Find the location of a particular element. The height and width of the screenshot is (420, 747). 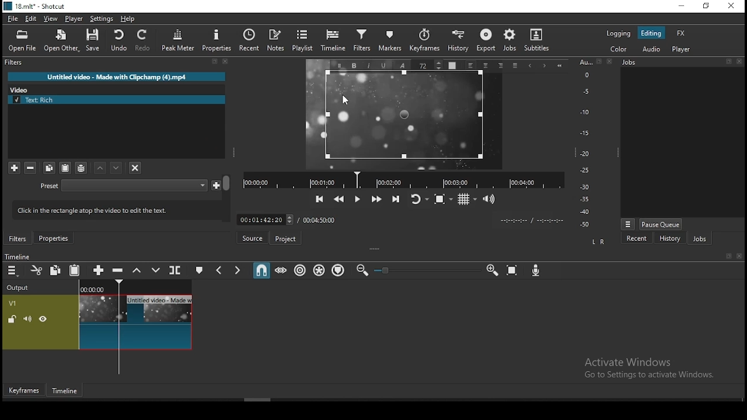

open file is located at coordinates (22, 41).